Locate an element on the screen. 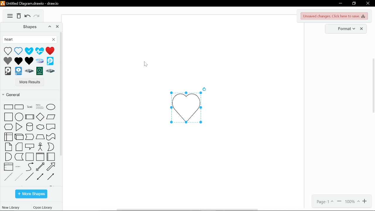  heading is located at coordinates (40, 107).